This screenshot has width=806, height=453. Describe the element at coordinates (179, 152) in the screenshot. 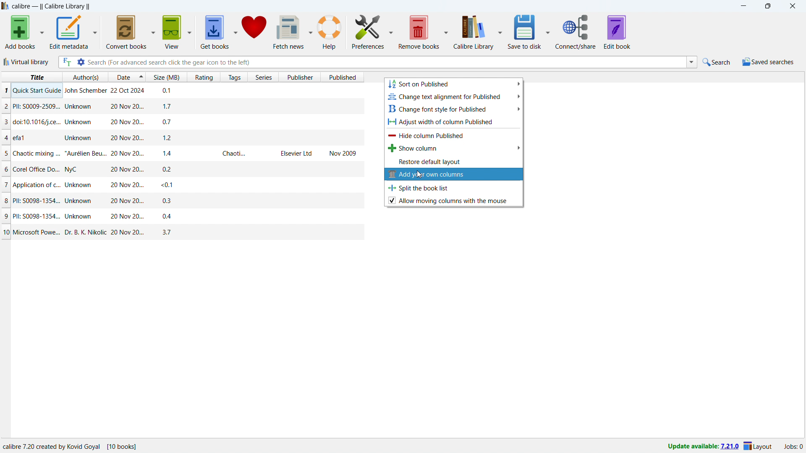

I see `5 Chaotic mixing ... "Aurélien Beu... 20 Nov 20... 14 Chaoti... Elsevier Ltd Nov 2009` at that location.